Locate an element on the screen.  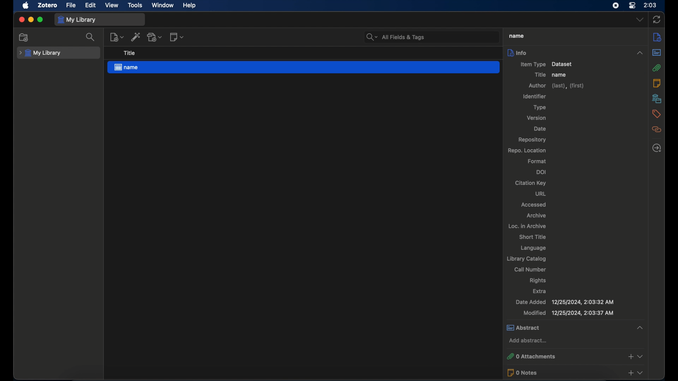
screen recorder is located at coordinates (616, 6).